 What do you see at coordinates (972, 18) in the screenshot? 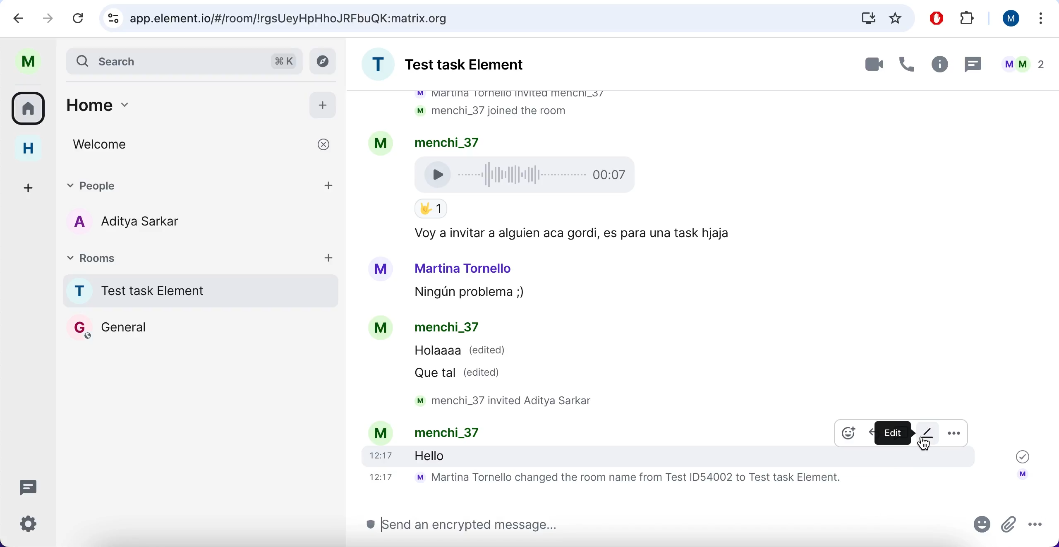
I see `extensions` at bounding box center [972, 18].